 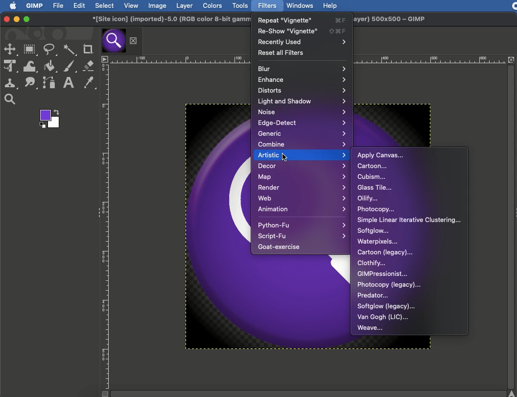 What do you see at coordinates (302, 111) in the screenshot?
I see `Noise` at bounding box center [302, 111].